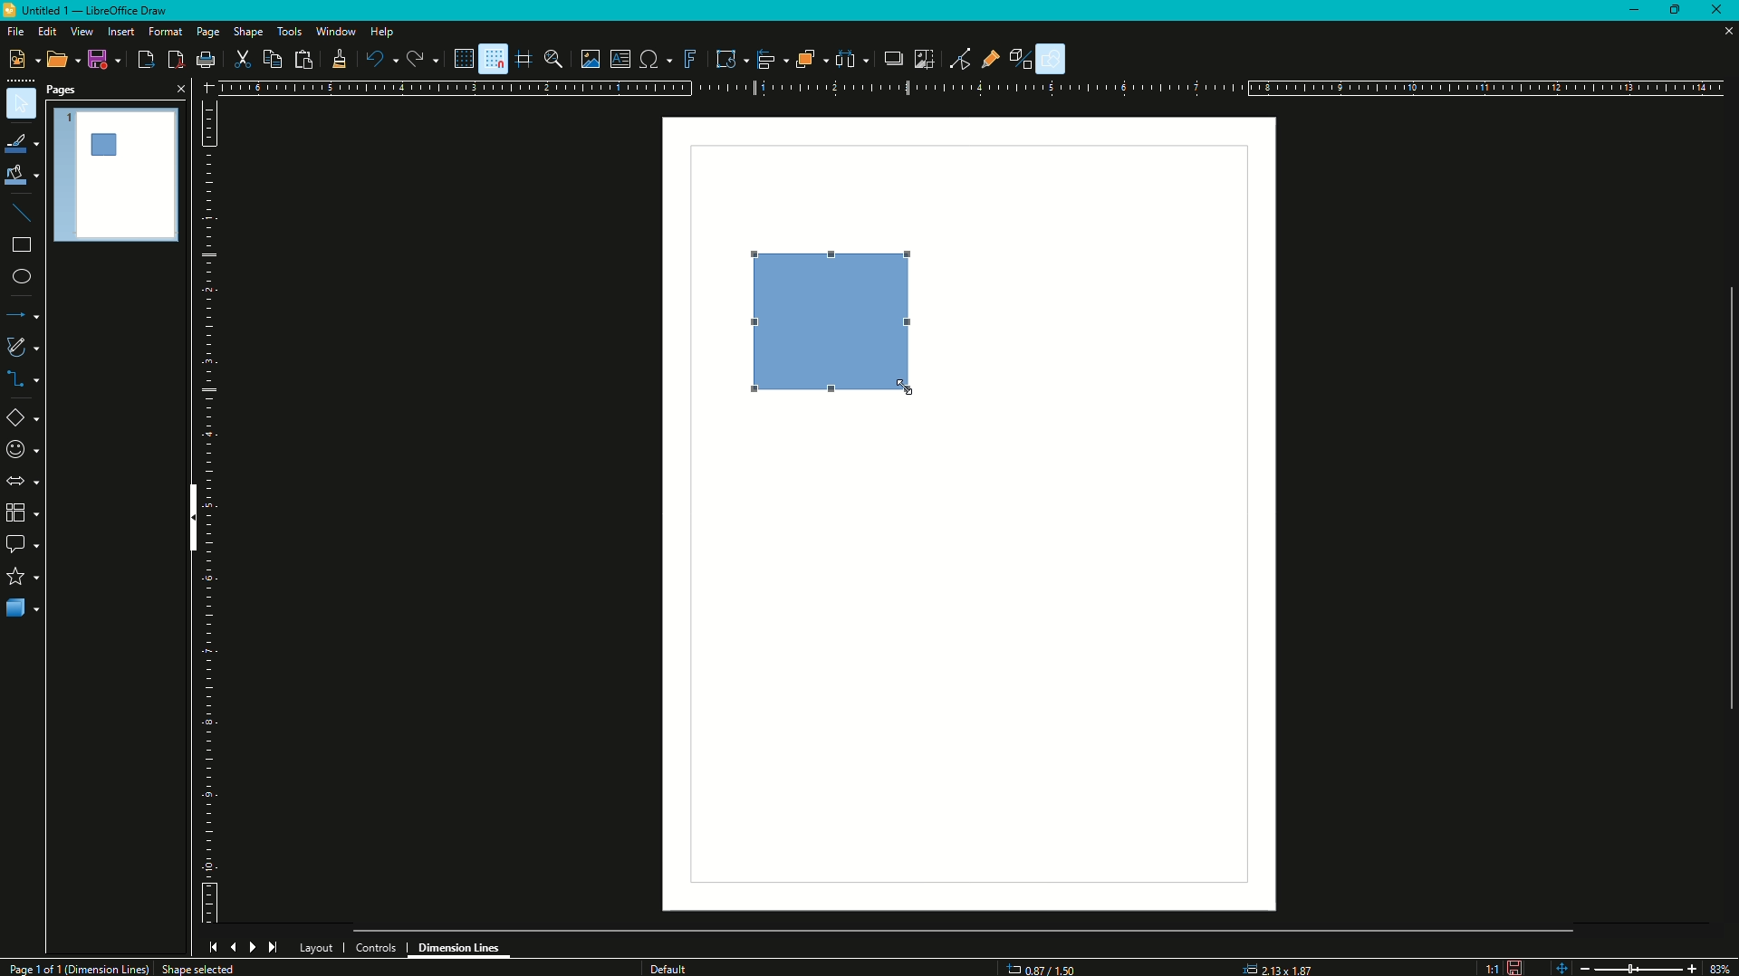  What do you see at coordinates (81, 32) in the screenshot?
I see `View` at bounding box center [81, 32].